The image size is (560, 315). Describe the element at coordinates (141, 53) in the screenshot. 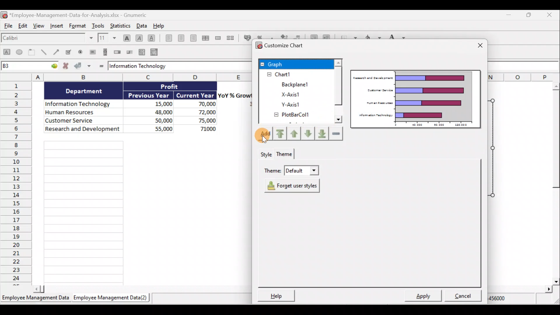

I see `Create a list` at that location.